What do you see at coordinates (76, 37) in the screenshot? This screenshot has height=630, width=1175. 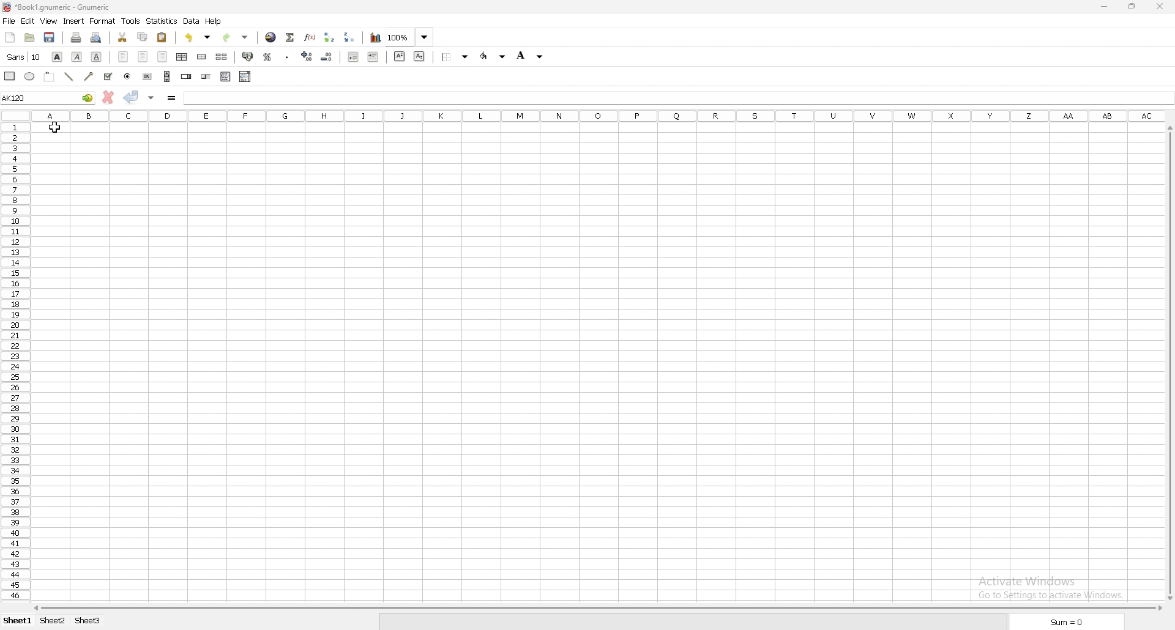 I see `print` at bounding box center [76, 37].